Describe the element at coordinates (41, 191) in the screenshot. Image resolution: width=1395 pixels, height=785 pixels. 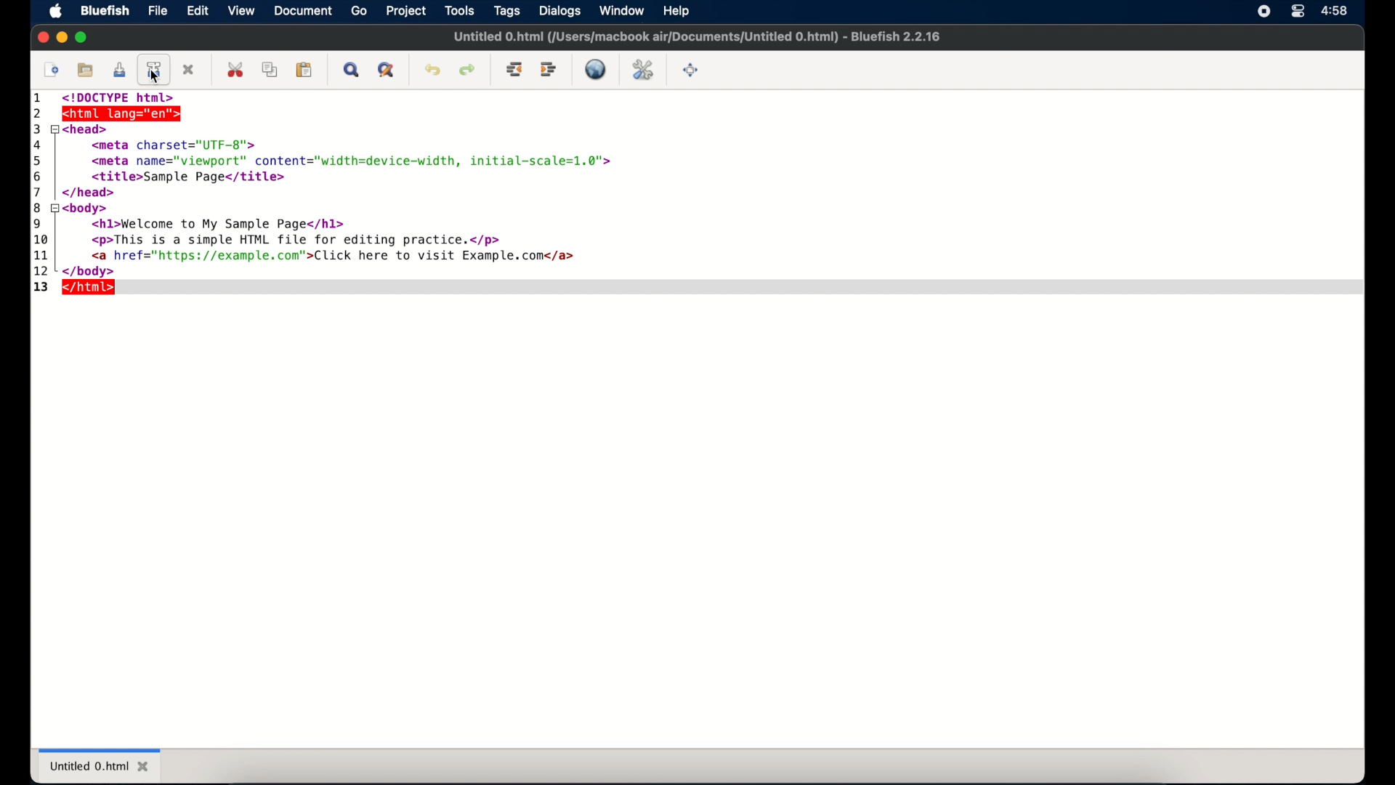
I see `7` at that location.